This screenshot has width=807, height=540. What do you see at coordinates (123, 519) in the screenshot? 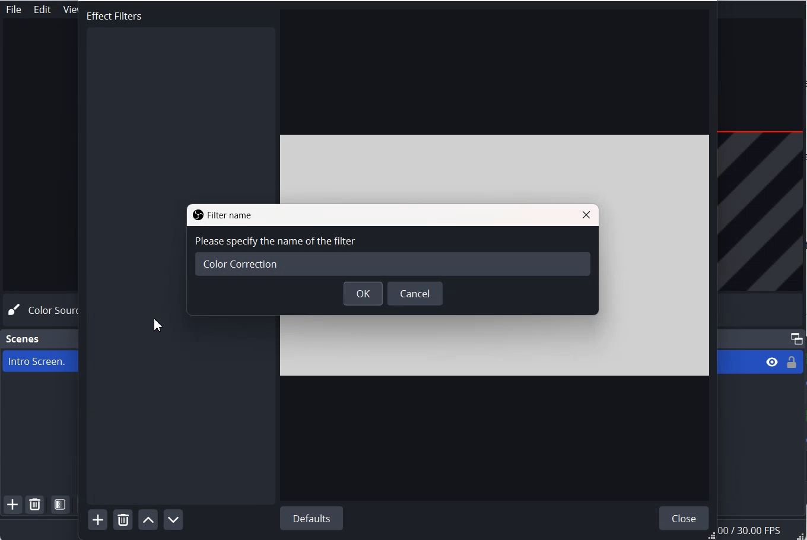
I see `Remove selected filter` at bounding box center [123, 519].